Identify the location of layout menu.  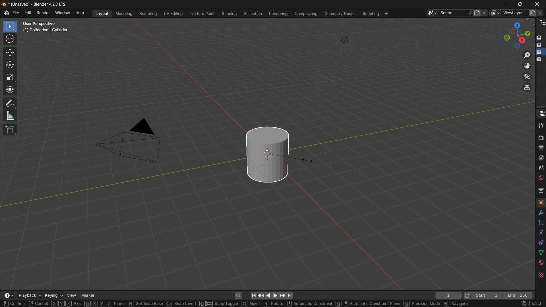
(102, 13).